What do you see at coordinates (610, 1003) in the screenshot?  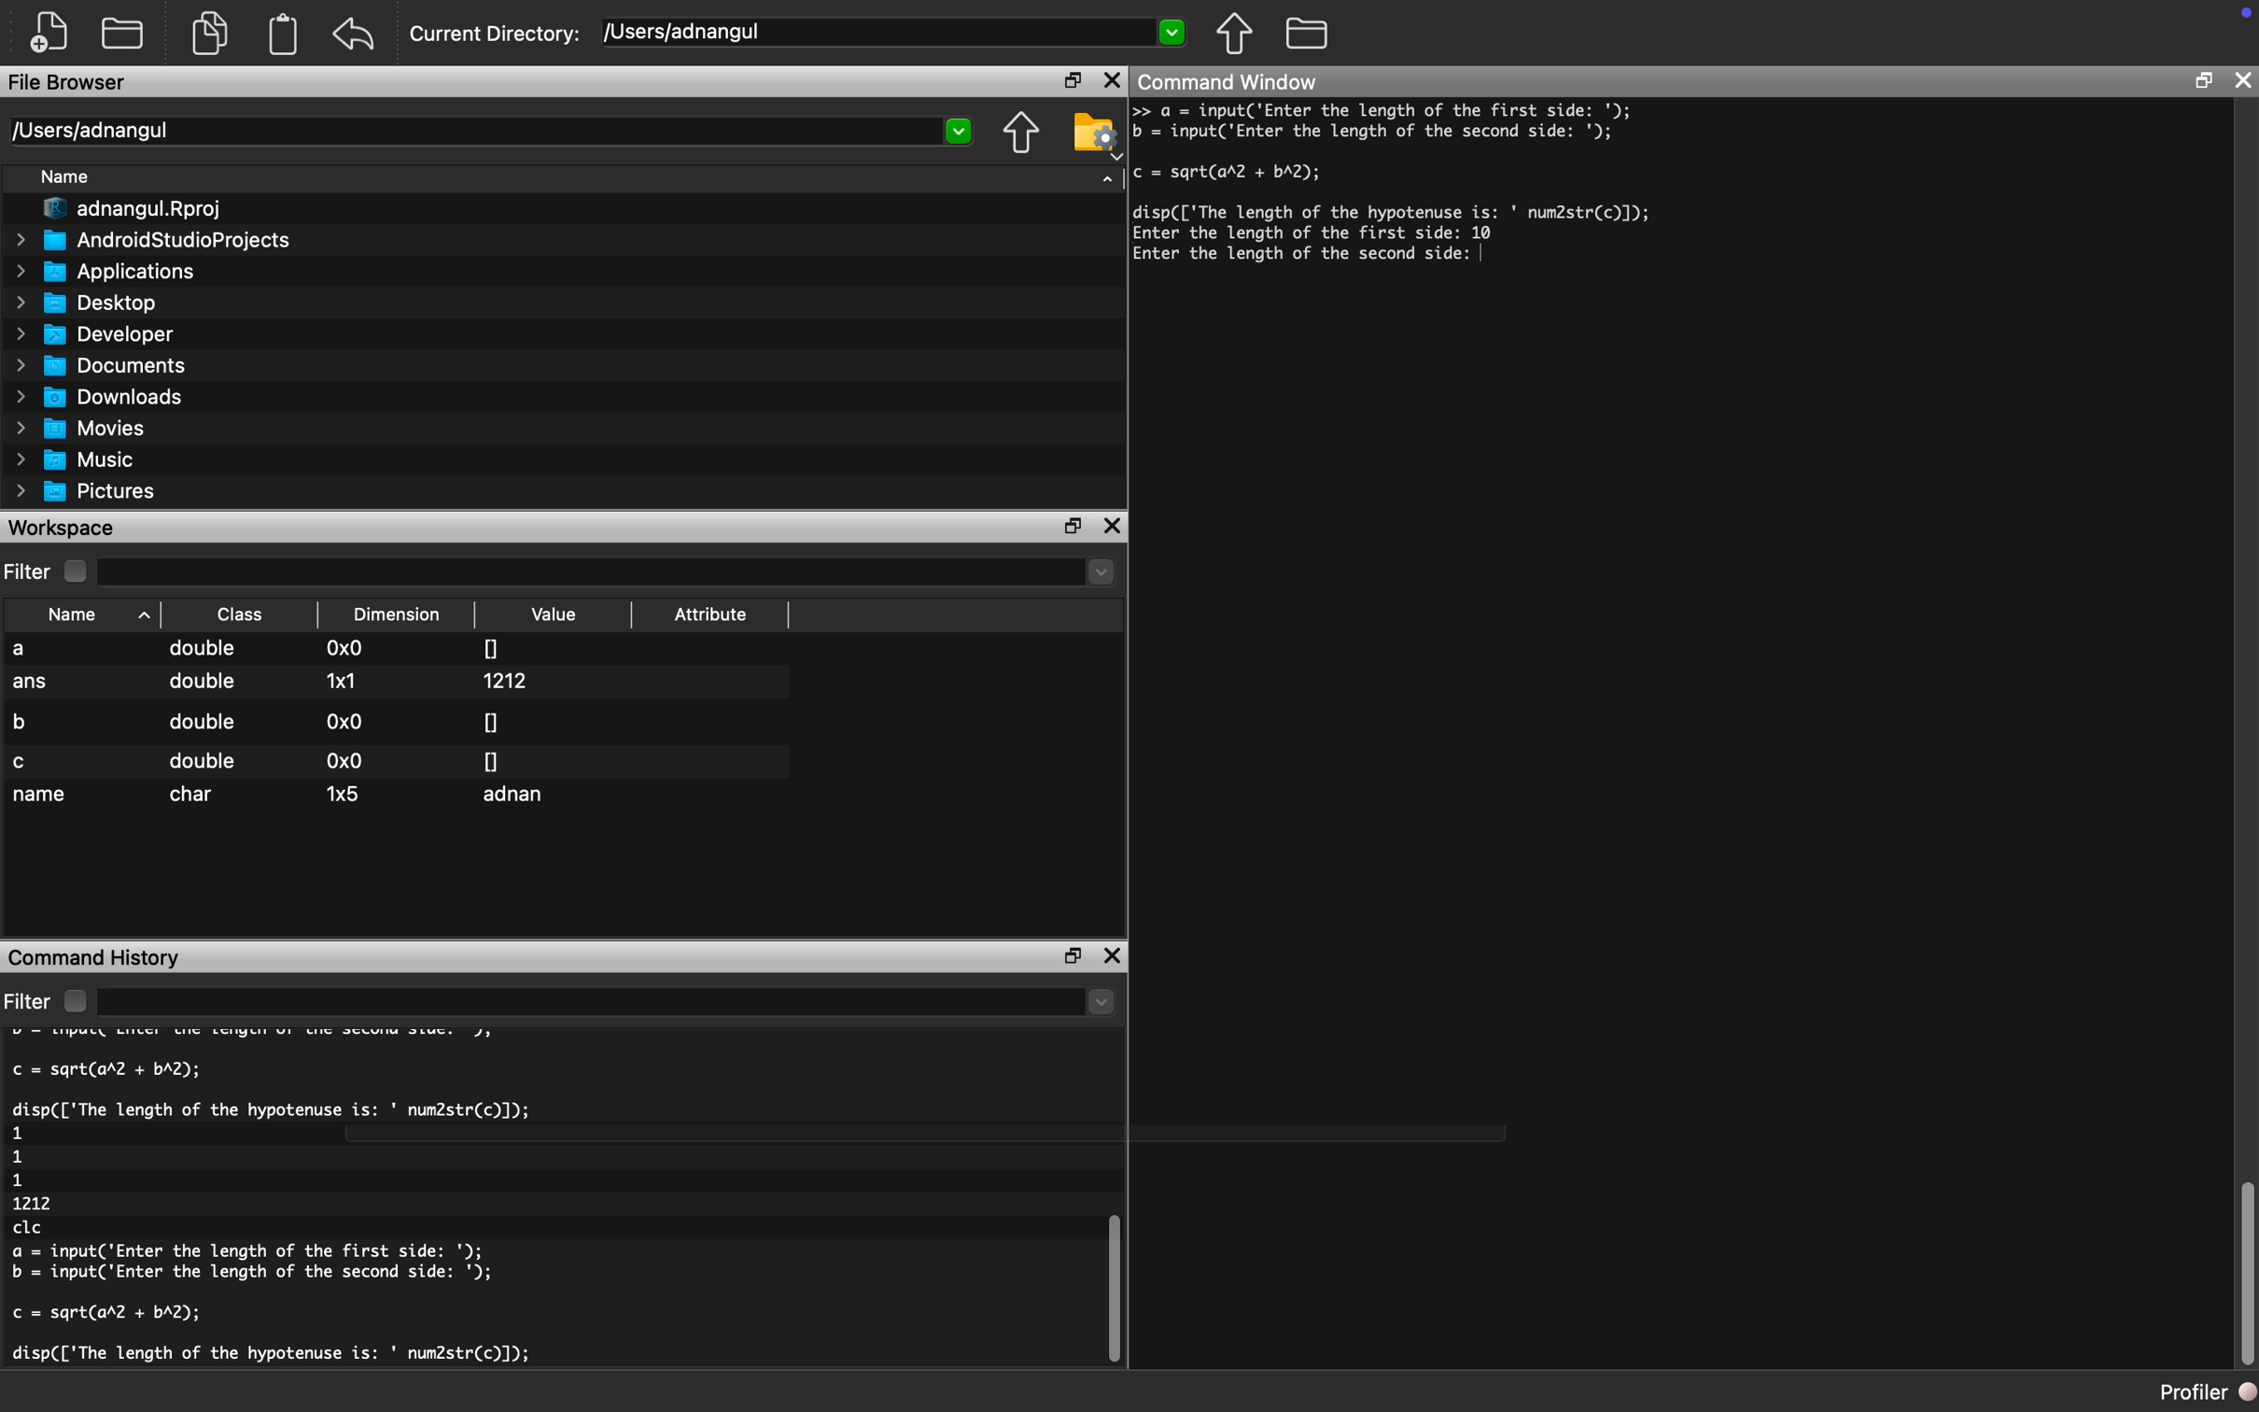 I see `dropdown` at bounding box center [610, 1003].